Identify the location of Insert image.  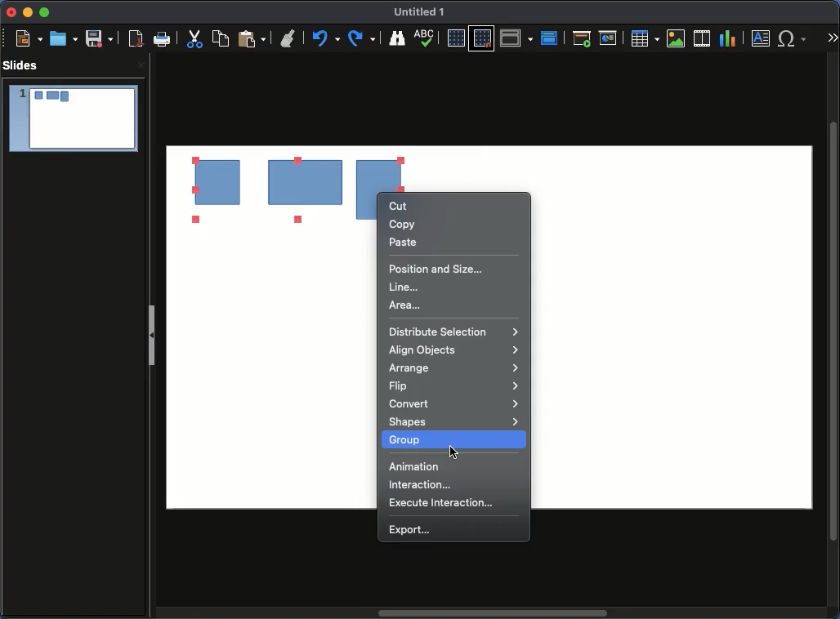
(676, 38).